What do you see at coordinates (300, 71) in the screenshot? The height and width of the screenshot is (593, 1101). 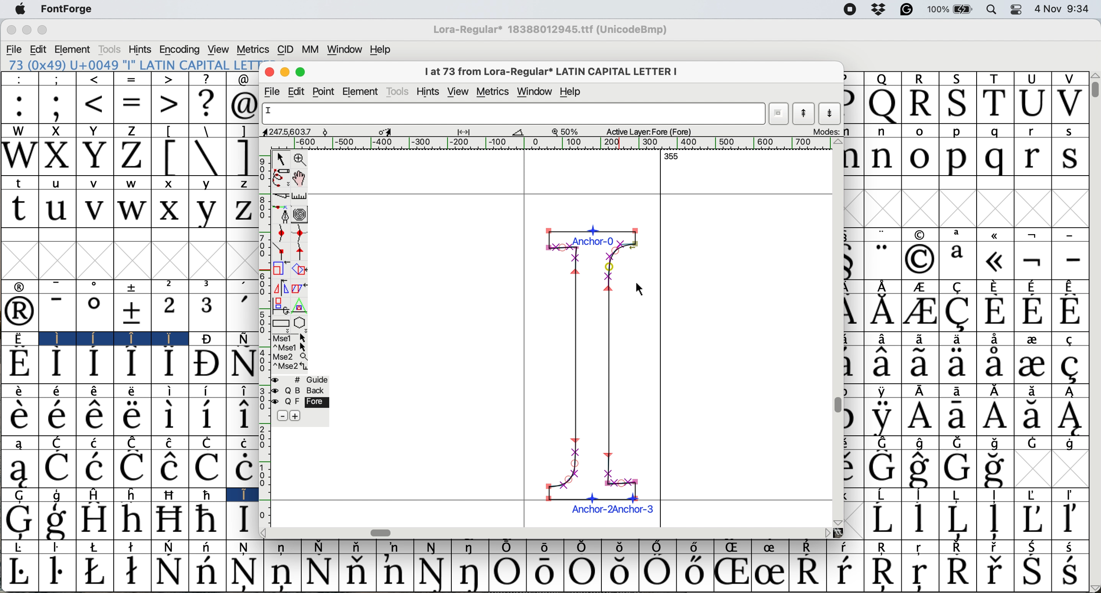 I see `maximise` at bounding box center [300, 71].